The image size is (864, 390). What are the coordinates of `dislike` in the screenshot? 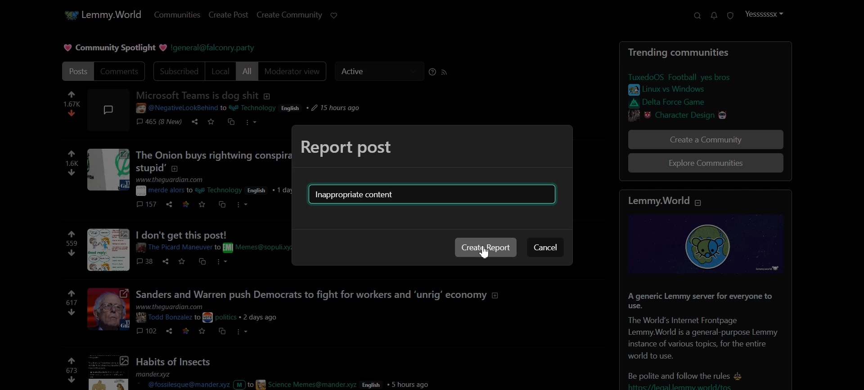 It's located at (74, 173).